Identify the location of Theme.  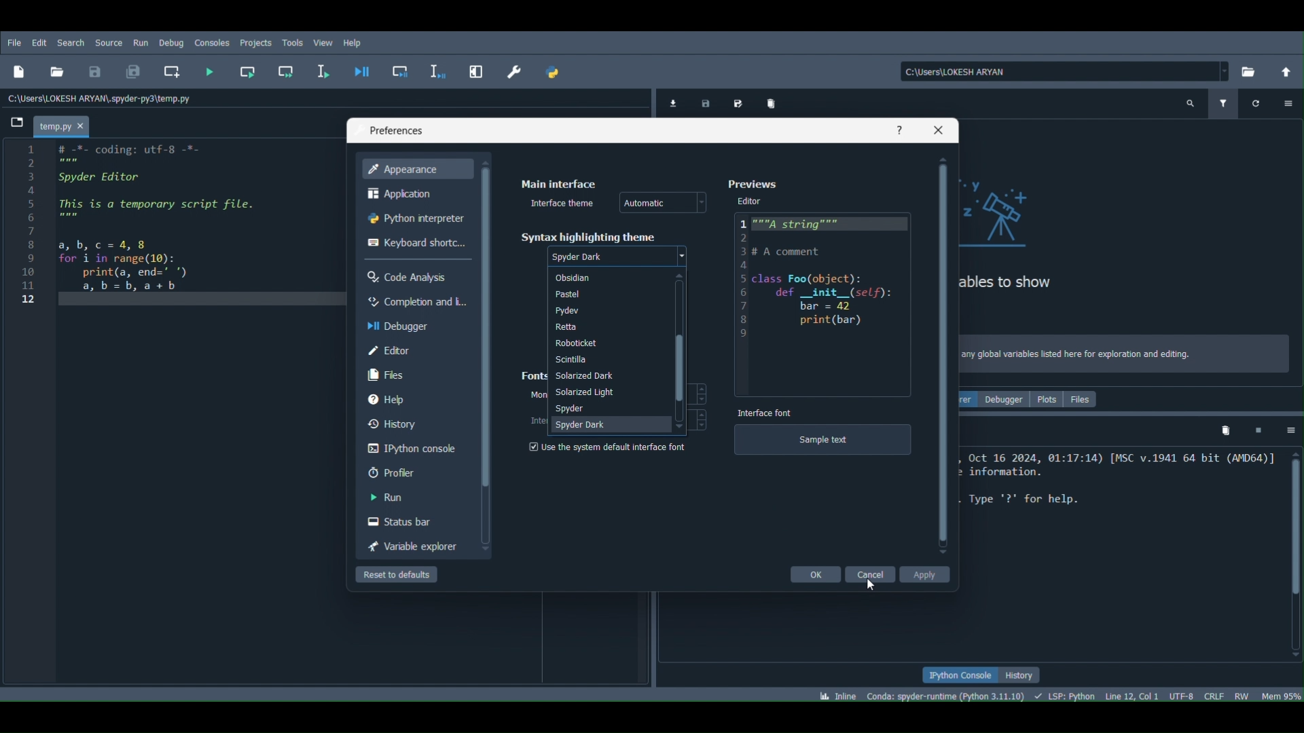
(583, 259).